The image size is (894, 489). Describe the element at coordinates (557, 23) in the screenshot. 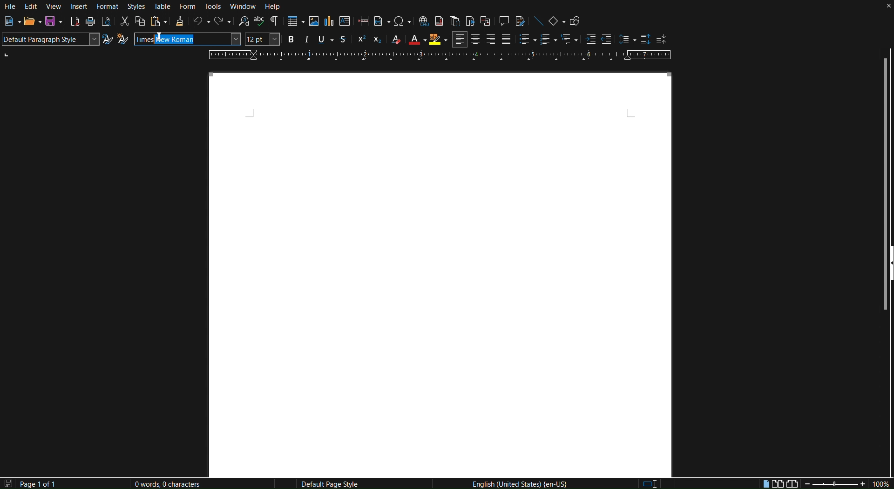

I see `Basic Shapes` at that location.